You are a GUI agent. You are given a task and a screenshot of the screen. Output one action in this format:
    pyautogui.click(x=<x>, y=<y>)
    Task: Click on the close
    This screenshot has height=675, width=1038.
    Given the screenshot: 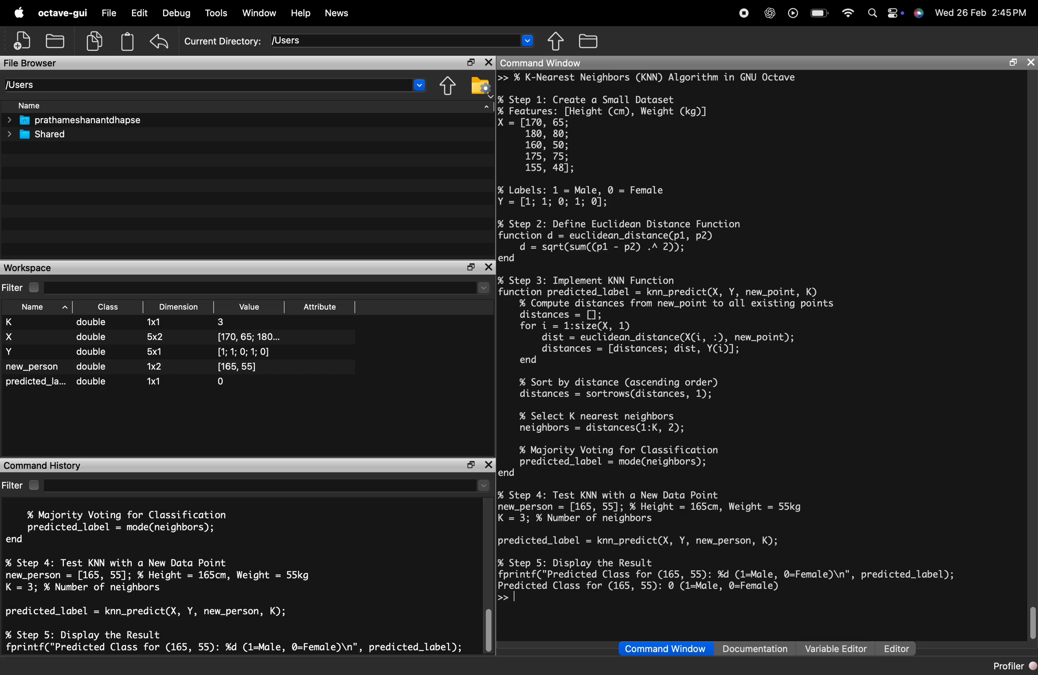 What is the action you would take?
    pyautogui.click(x=490, y=464)
    